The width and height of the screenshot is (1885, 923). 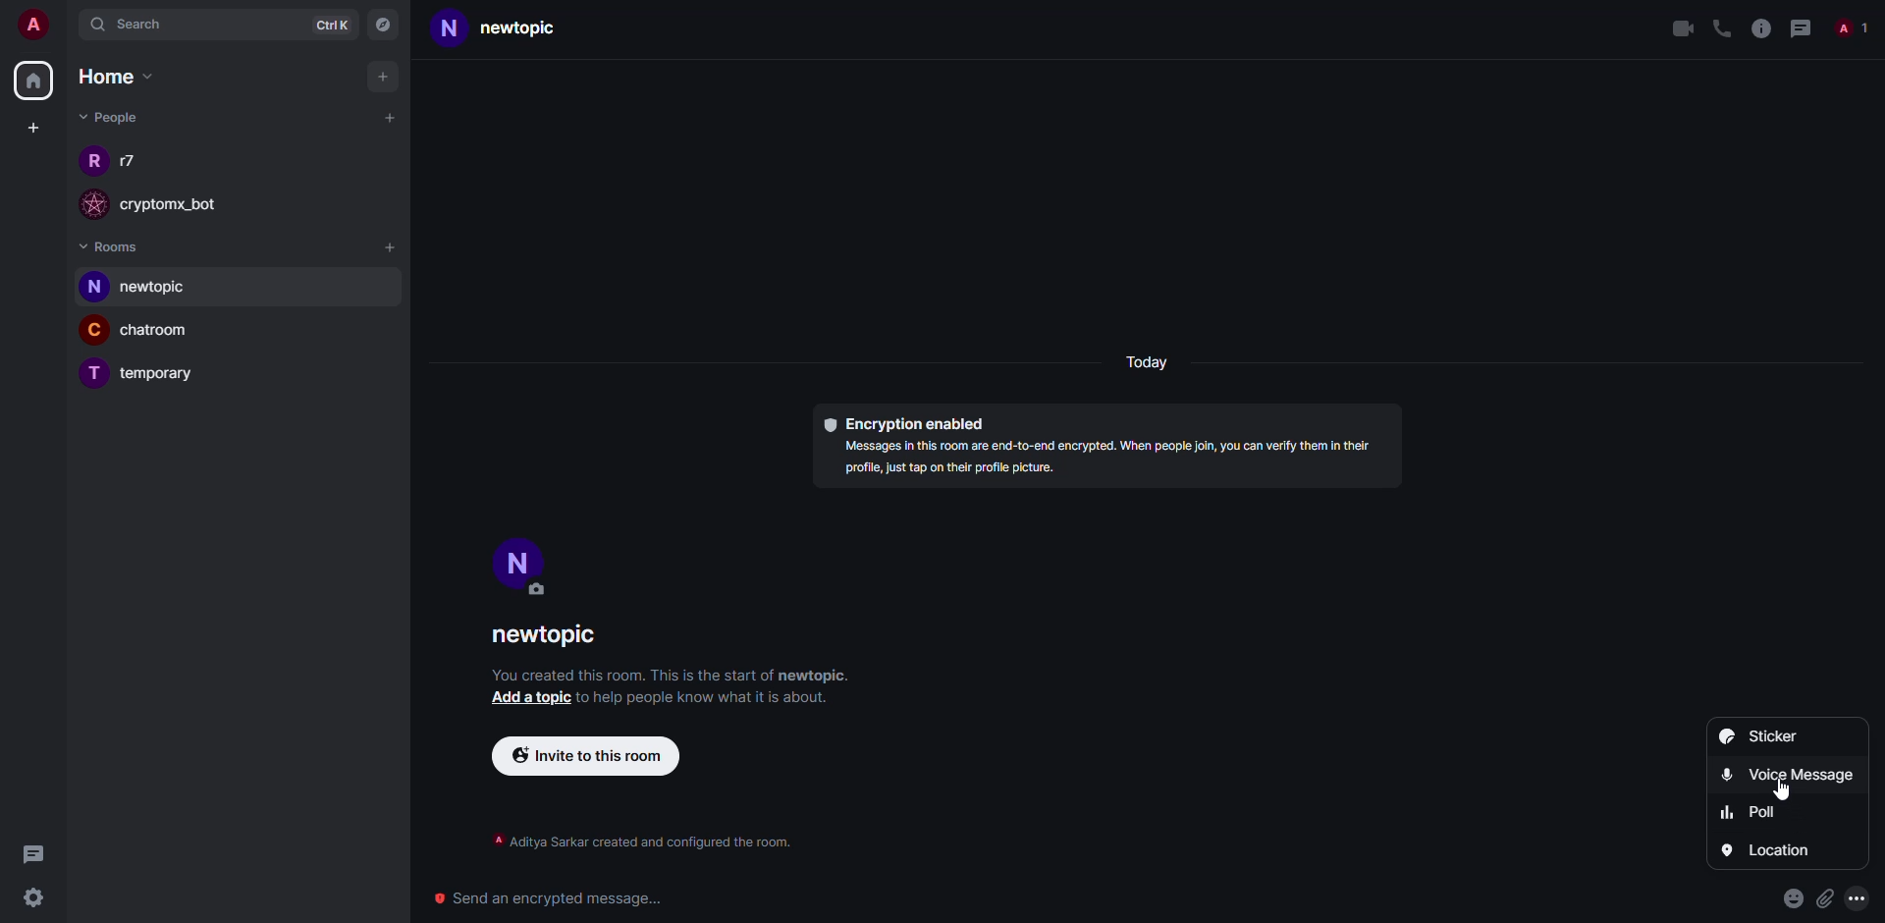 I want to click on people, so click(x=131, y=161).